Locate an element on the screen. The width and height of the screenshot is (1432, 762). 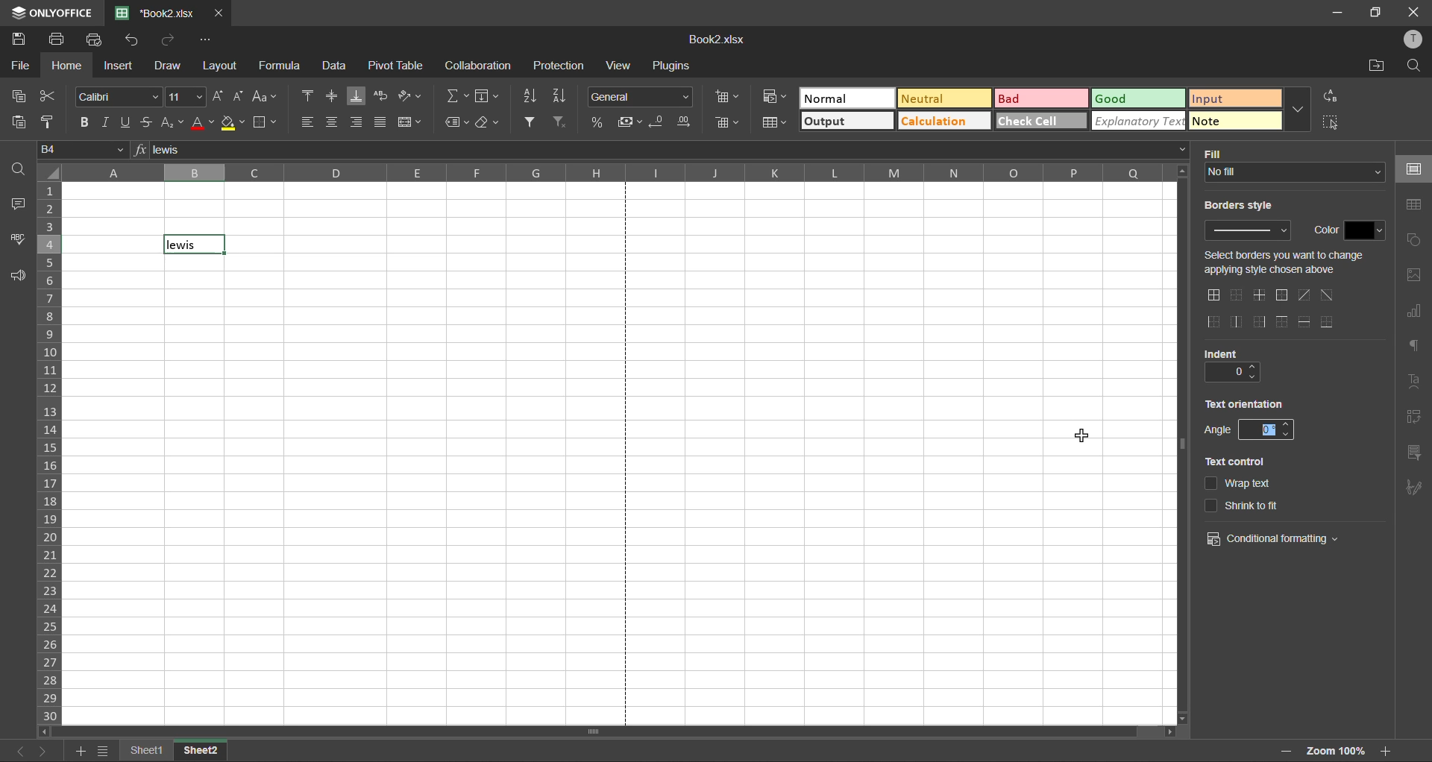
formula is located at coordinates (281, 66).